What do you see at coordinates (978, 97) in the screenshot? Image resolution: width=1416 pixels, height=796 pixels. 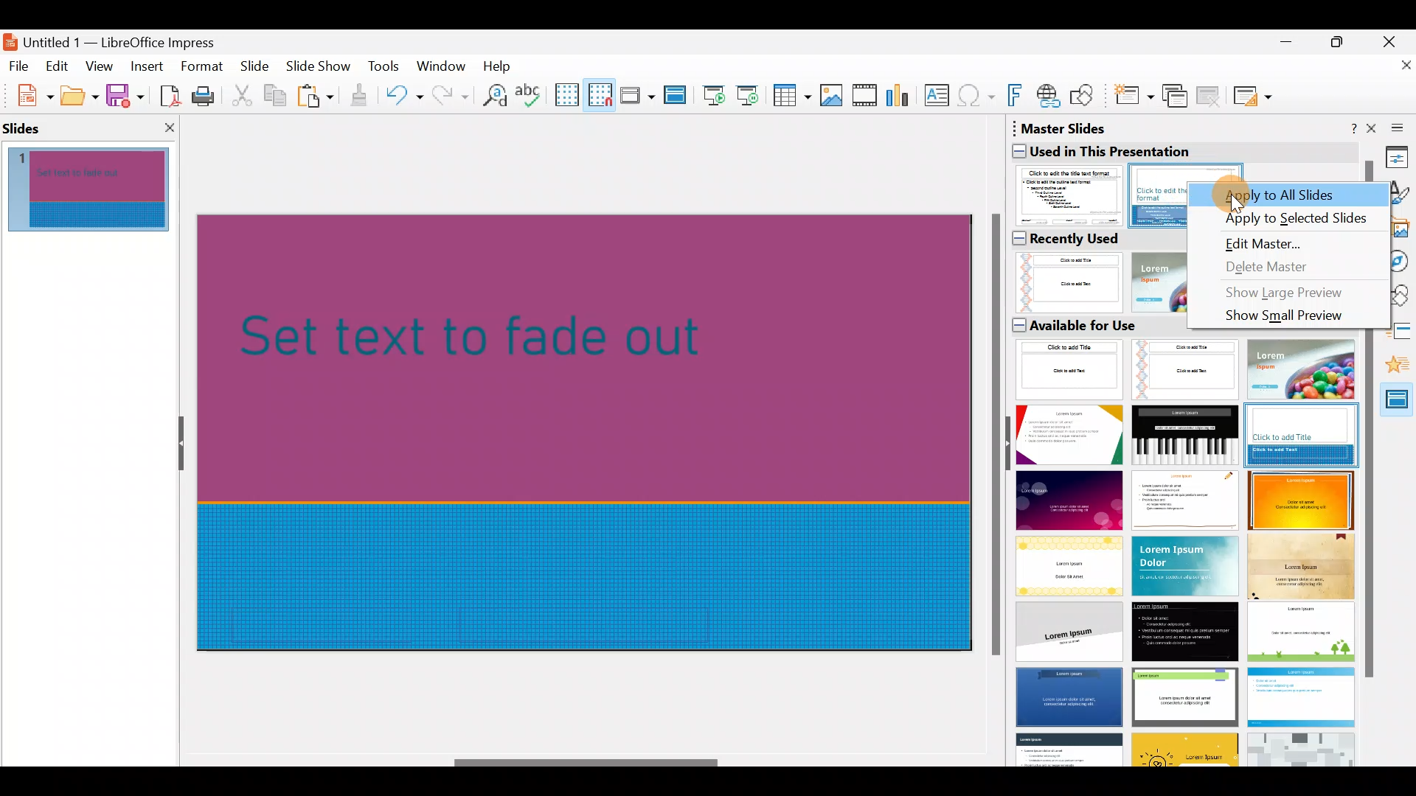 I see `Insert special characters` at bounding box center [978, 97].